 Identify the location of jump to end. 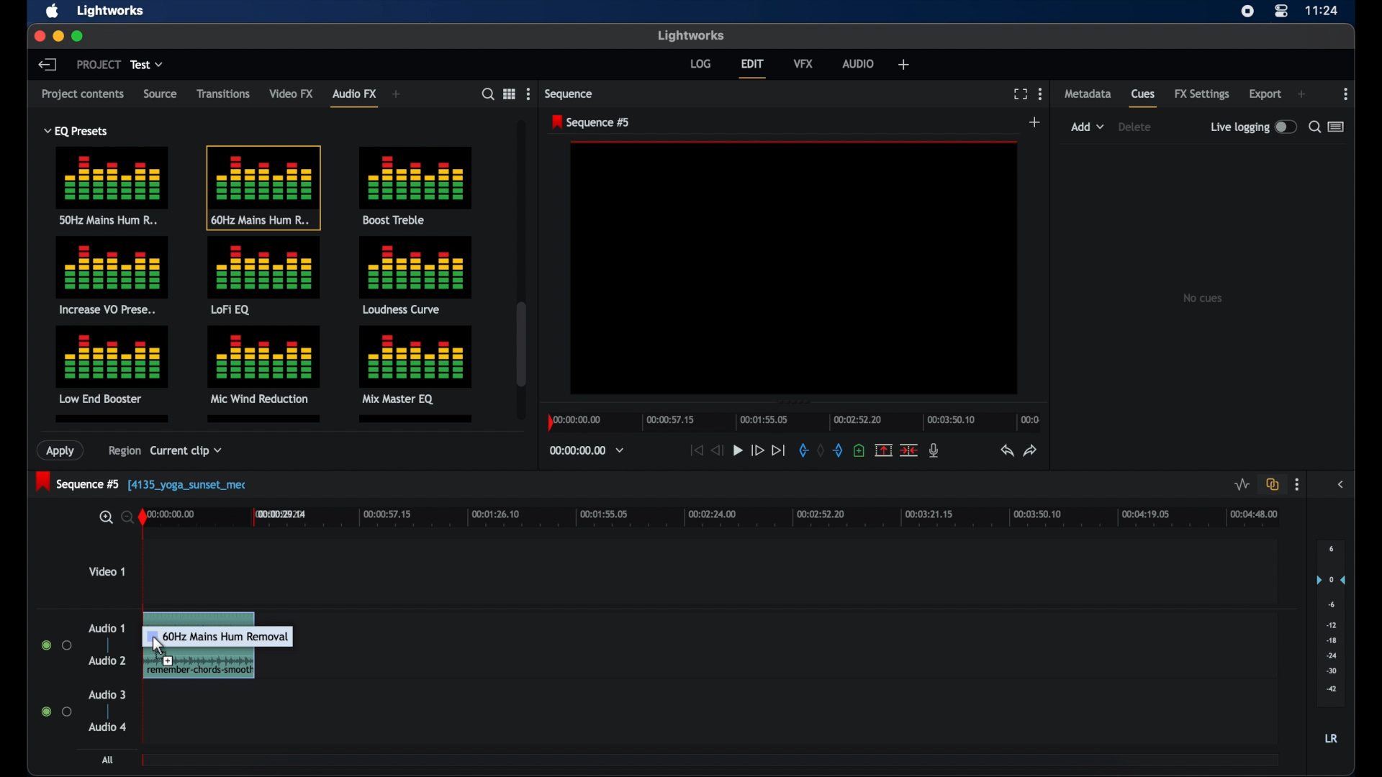
(778, 450).